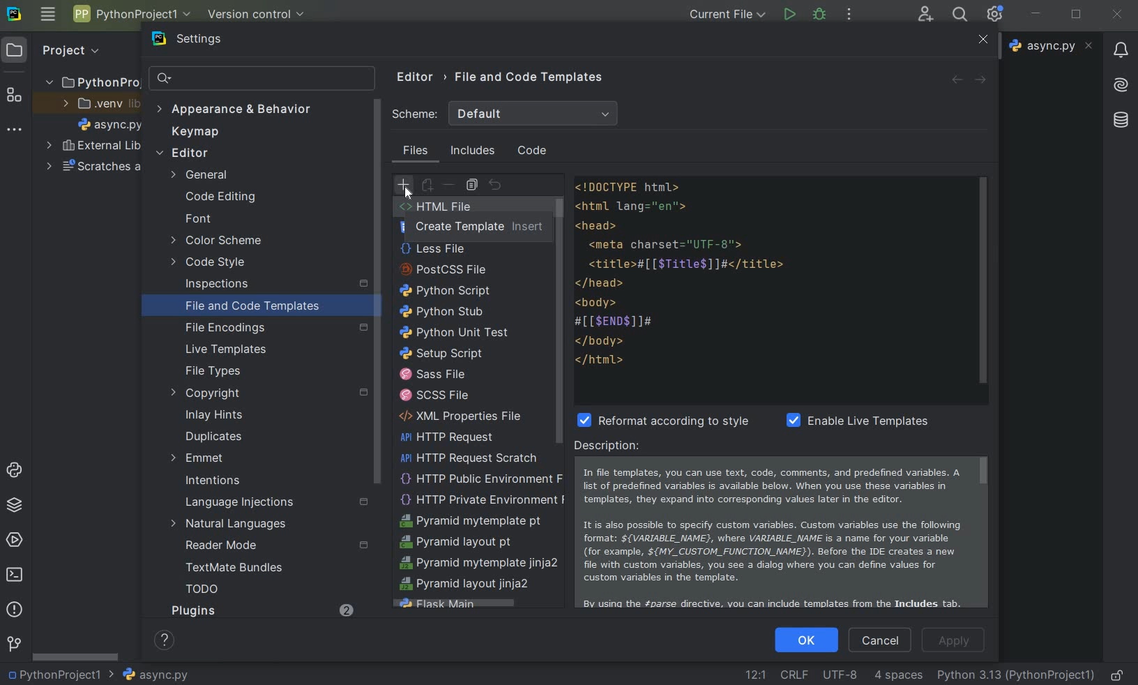 This screenshot has height=685, width=1138. I want to click on create child template file, so click(427, 185).